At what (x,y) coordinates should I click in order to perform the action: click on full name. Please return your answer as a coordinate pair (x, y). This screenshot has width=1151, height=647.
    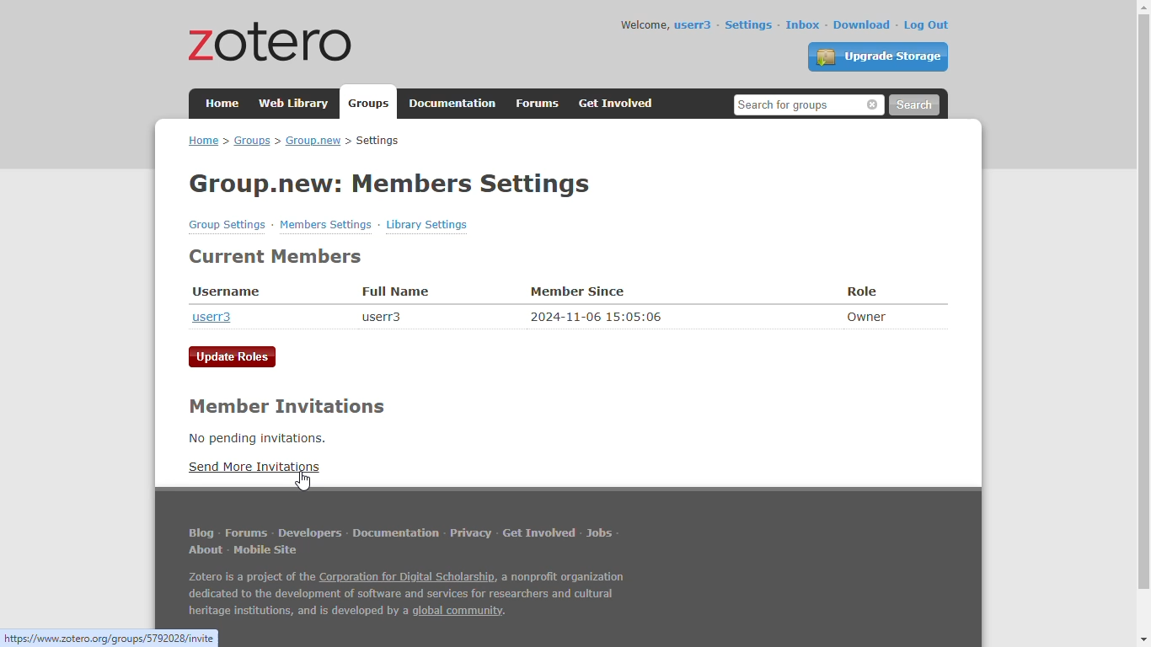
    Looking at the image, I should click on (394, 291).